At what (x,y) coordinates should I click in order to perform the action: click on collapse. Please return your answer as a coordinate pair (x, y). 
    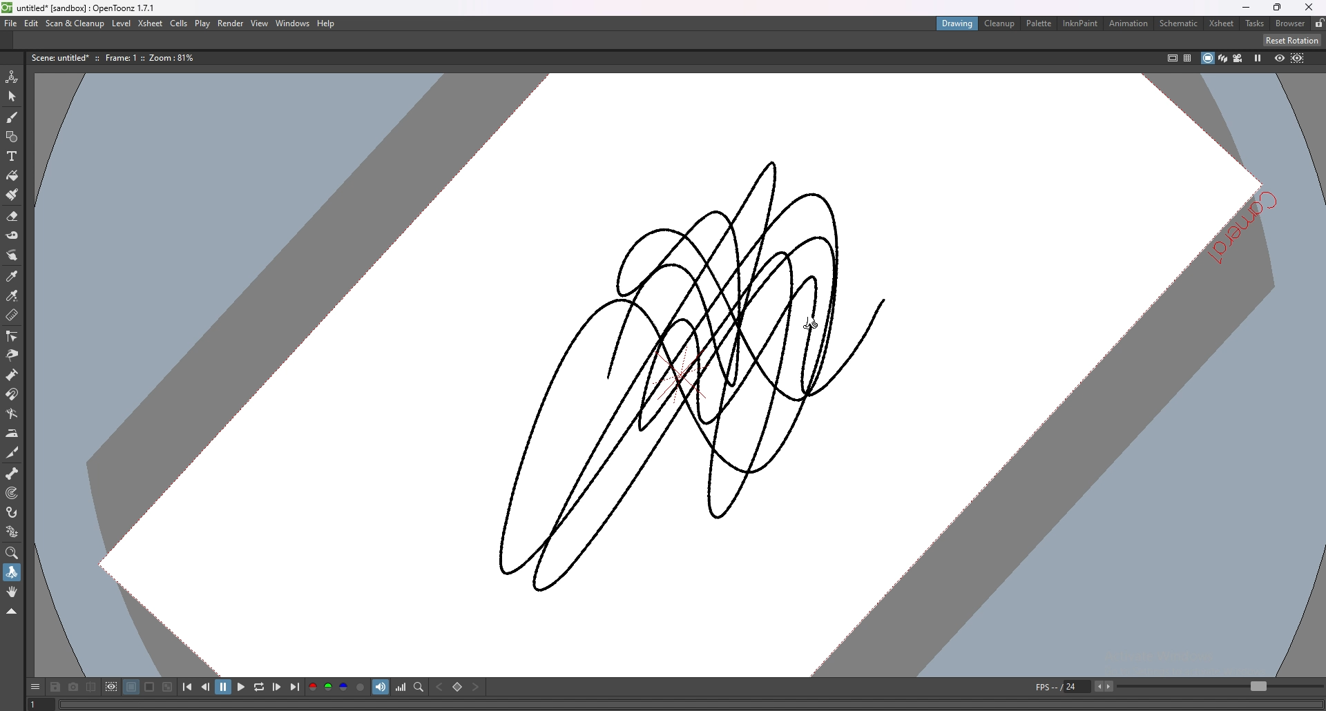
    Looking at the image, I should click on (11, 612).